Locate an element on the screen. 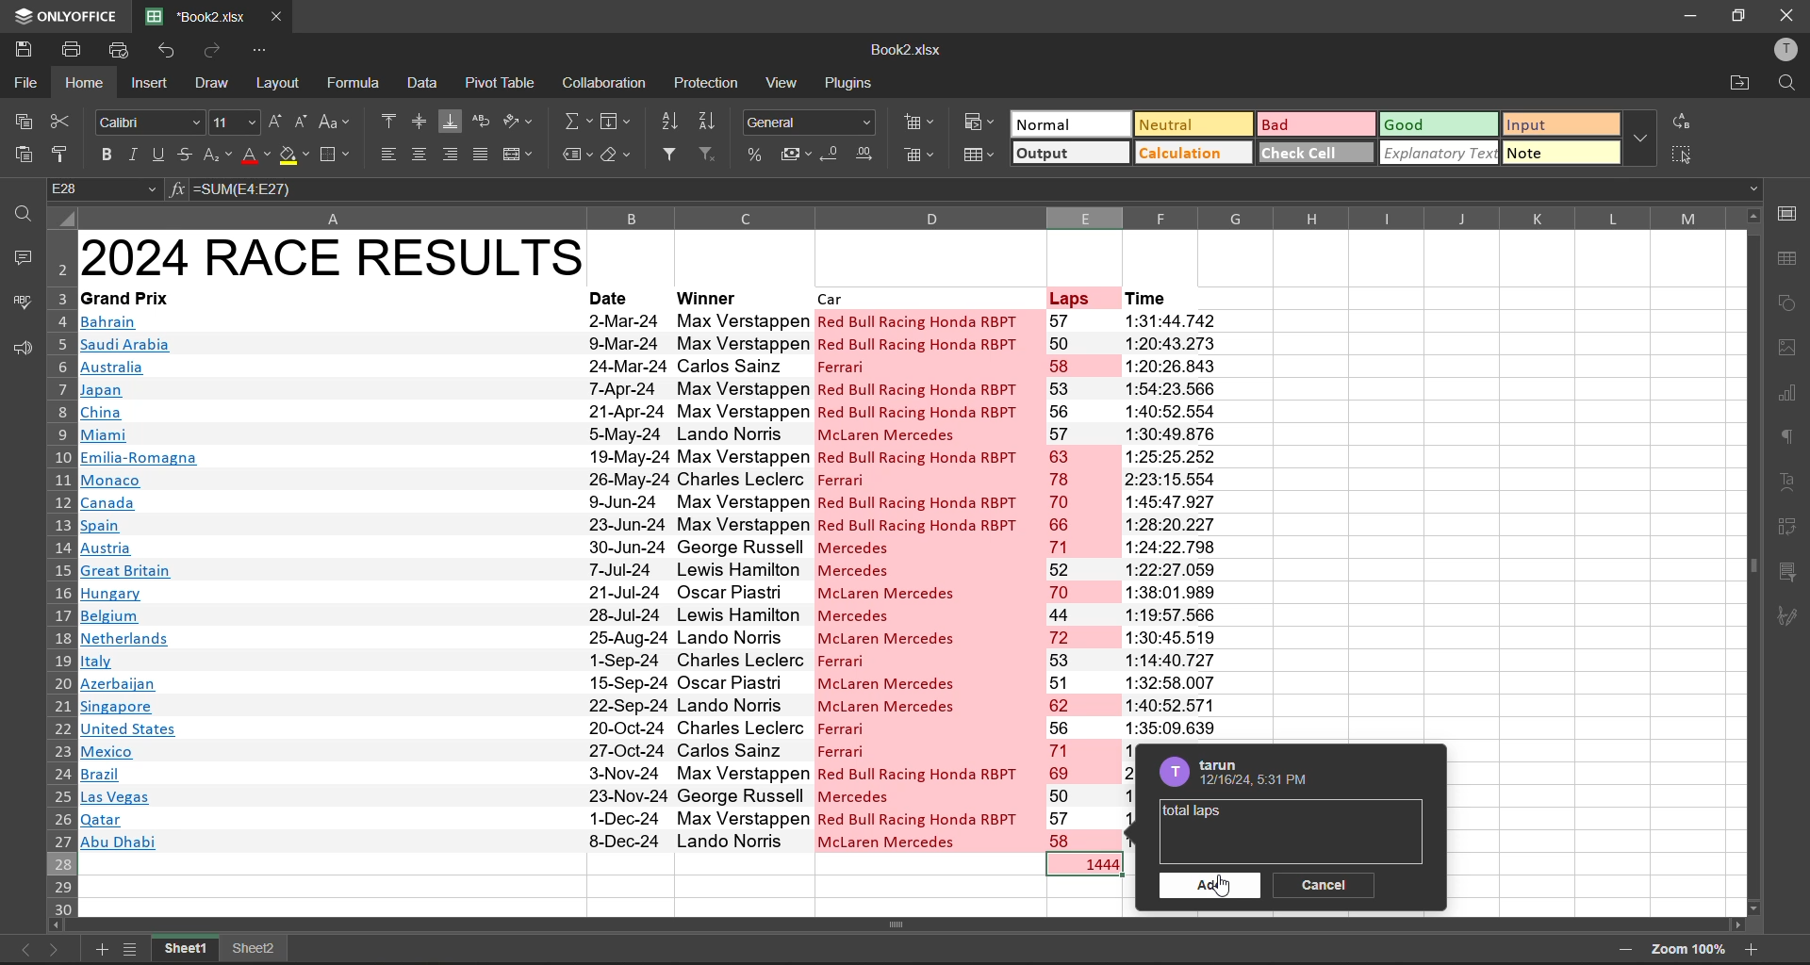 Image resolution: width=1810 pixels, height=965 pixels. sheet list is located at coordinates (130, 949).